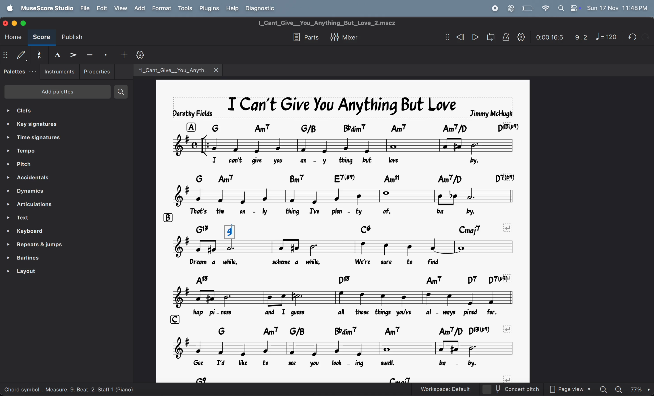  Describe the element at coordinates (645, 37) in the screenshot. I see `redo` at that location.